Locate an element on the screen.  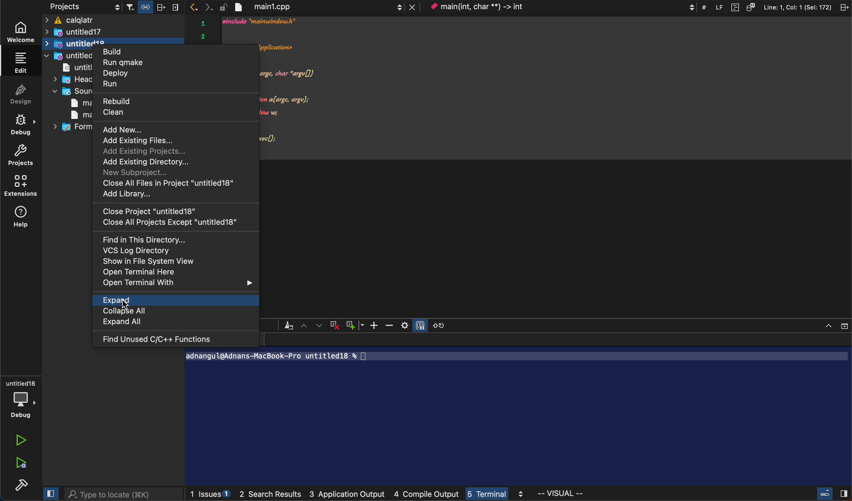
cursor is located at coordinates (128, 304).